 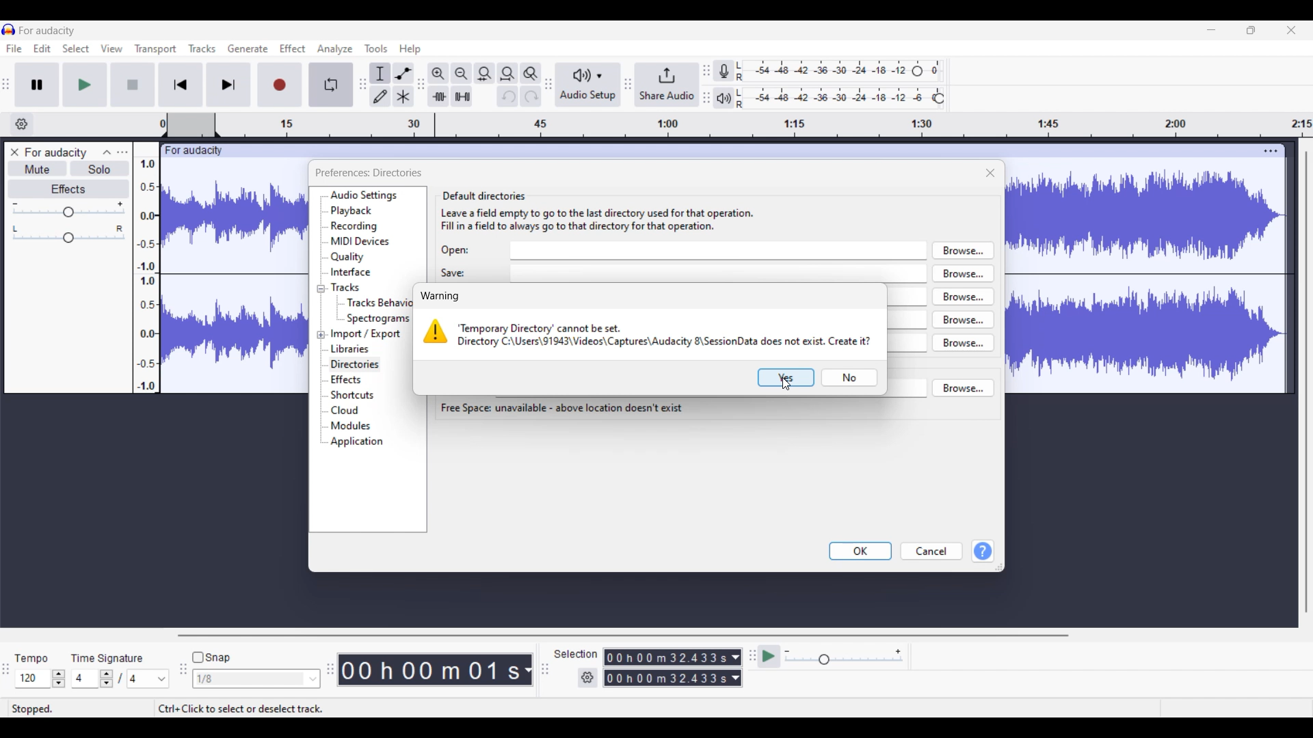 What do you see at coordinates (1292, 30) in the screenshot?
I see `Close interface` at bounding box center [1292, 30].